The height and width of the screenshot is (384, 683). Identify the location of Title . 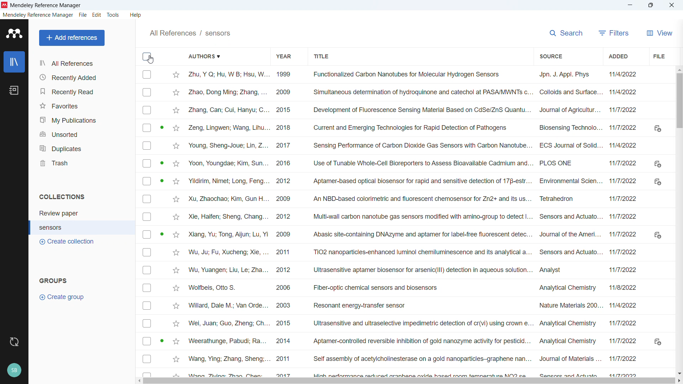
(46, 5).